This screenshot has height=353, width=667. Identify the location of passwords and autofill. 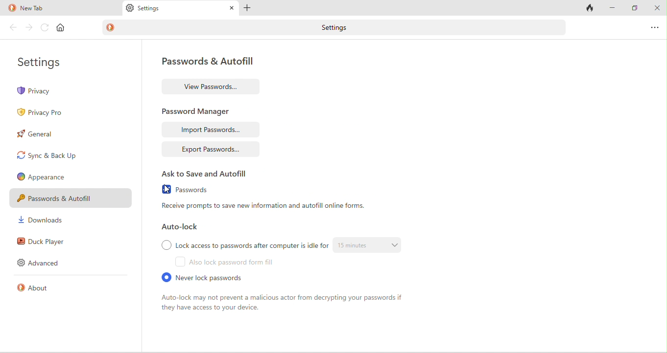
(68, 197).